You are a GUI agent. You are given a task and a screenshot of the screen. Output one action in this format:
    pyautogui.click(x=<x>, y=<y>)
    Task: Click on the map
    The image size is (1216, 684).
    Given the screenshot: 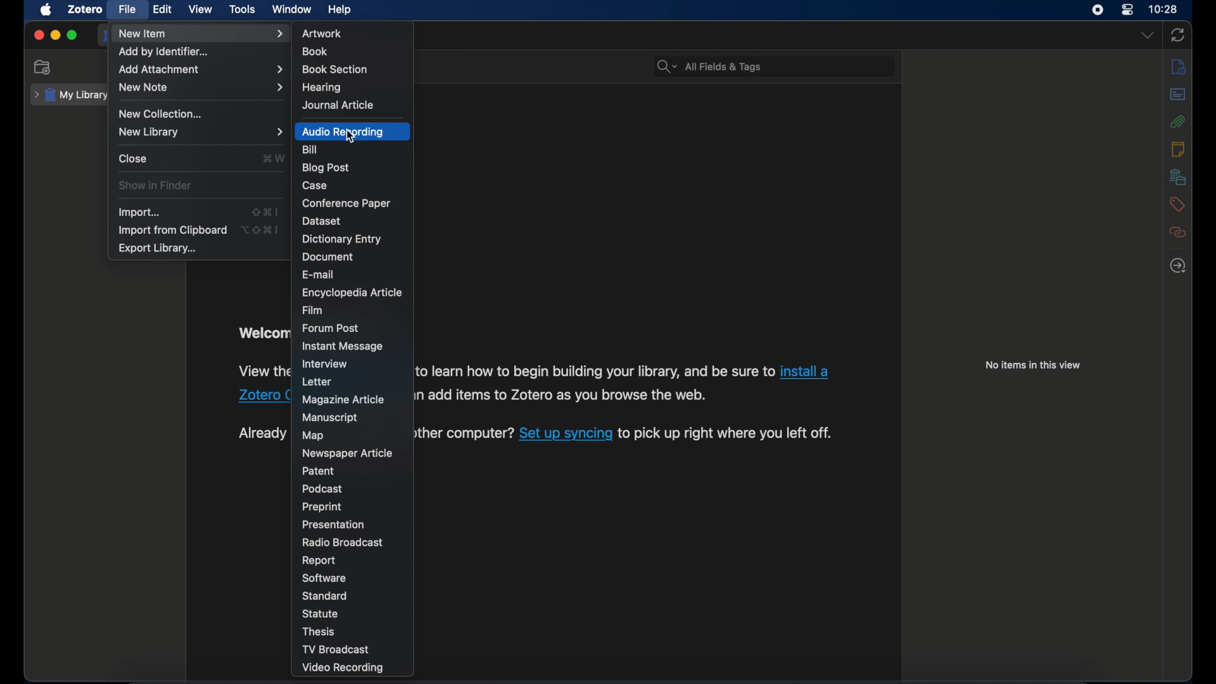 What is the action you would take?
    pyautogui.click(x=314, y=436)
    